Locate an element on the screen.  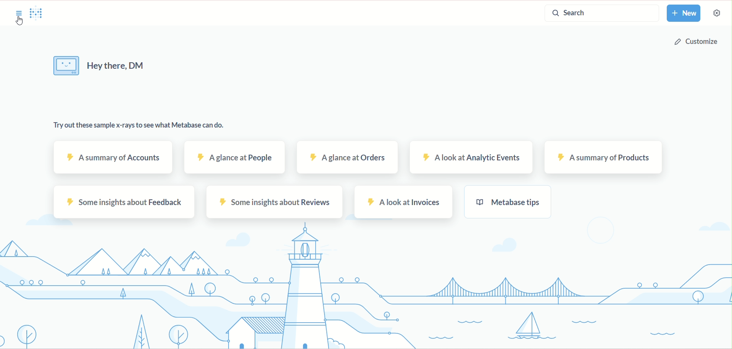
new is located at coordinates (686, 14).